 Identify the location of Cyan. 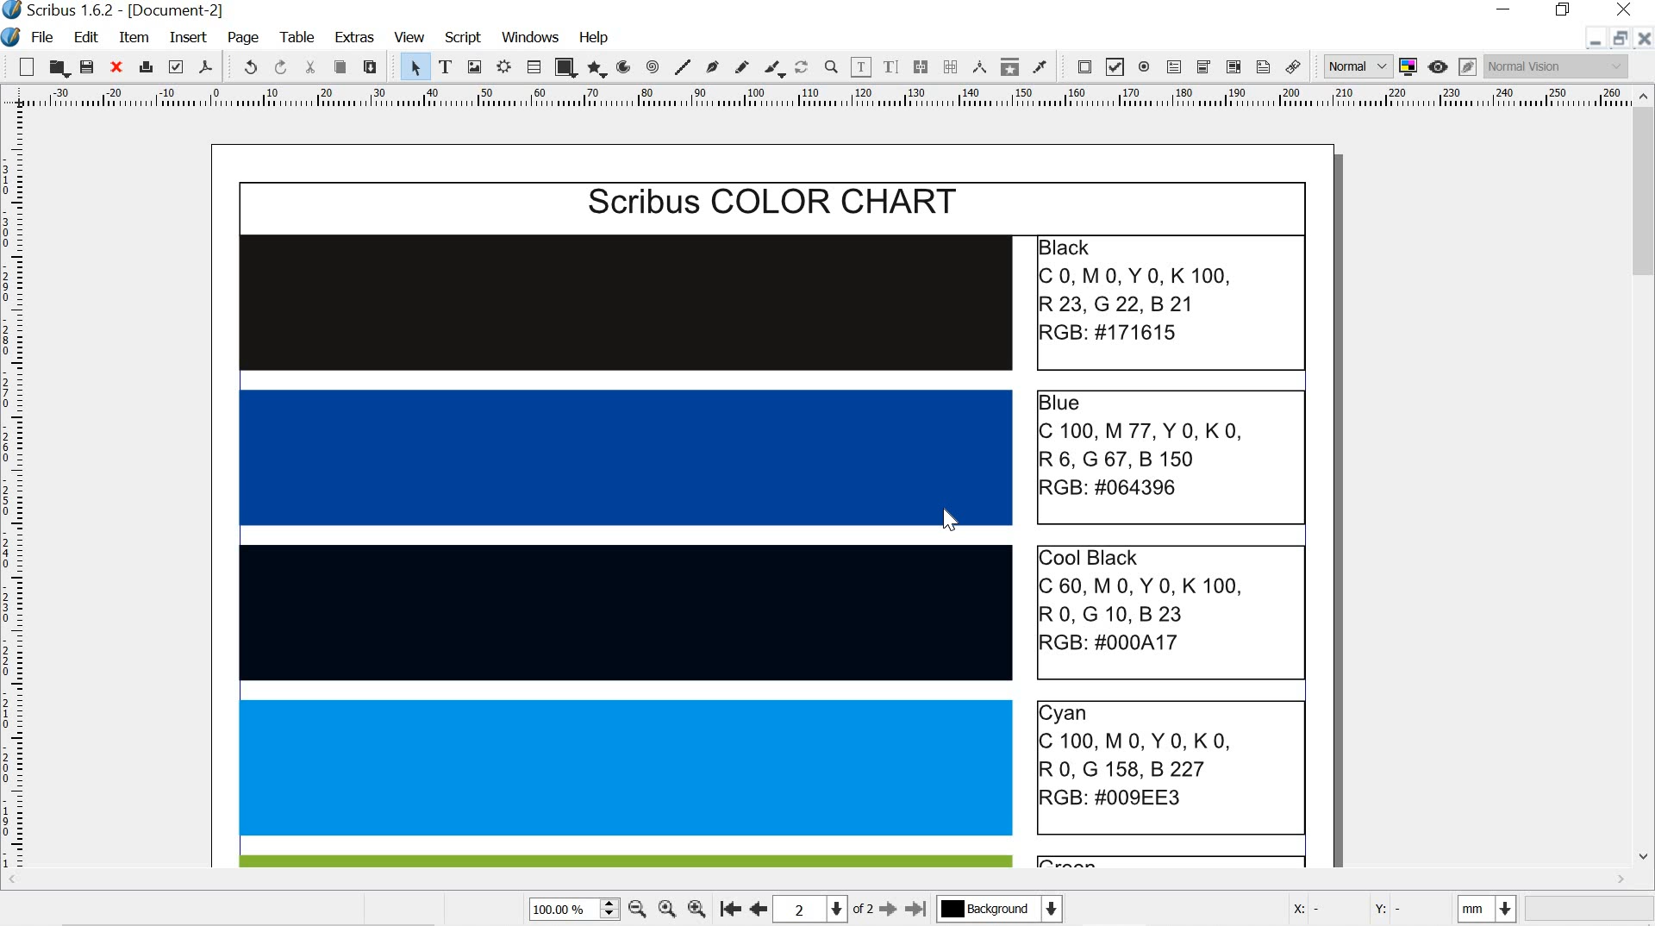
(626, 767).